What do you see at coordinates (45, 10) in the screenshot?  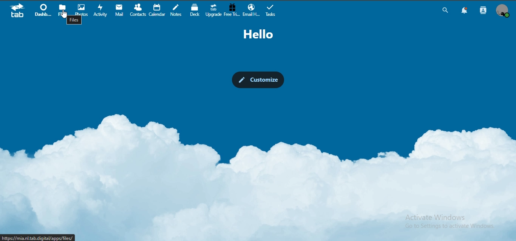 I see `dashboard` at bounding box center [45, 10].